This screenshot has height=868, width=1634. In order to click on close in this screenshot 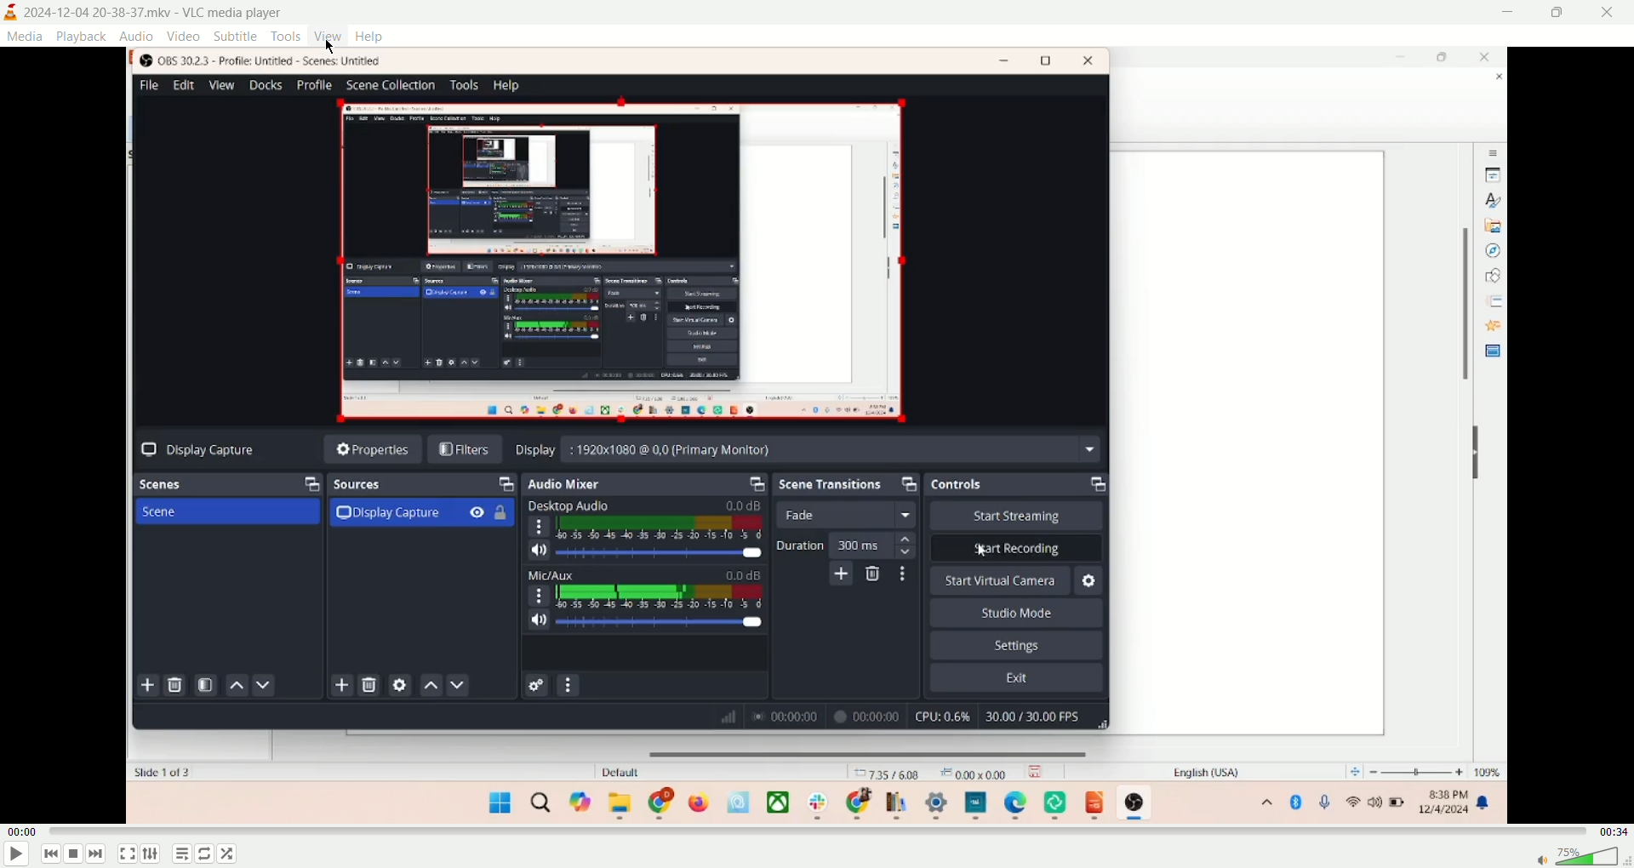, I will do `click(1610, 12)`.